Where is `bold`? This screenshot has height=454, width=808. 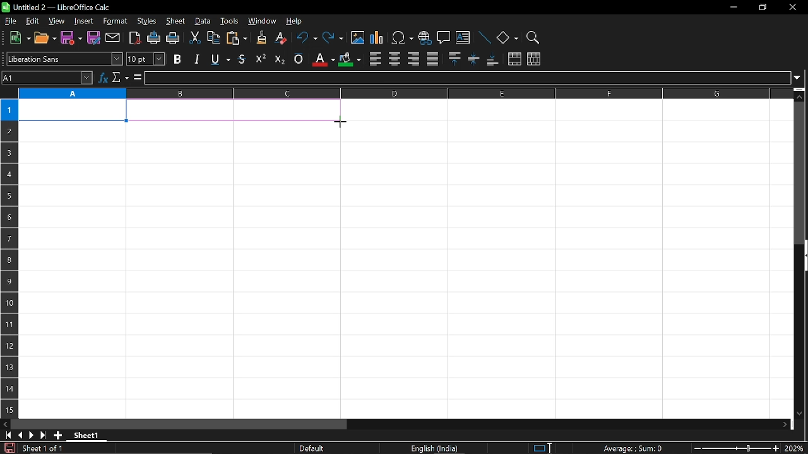 bold is located at coordinates (177, 59).